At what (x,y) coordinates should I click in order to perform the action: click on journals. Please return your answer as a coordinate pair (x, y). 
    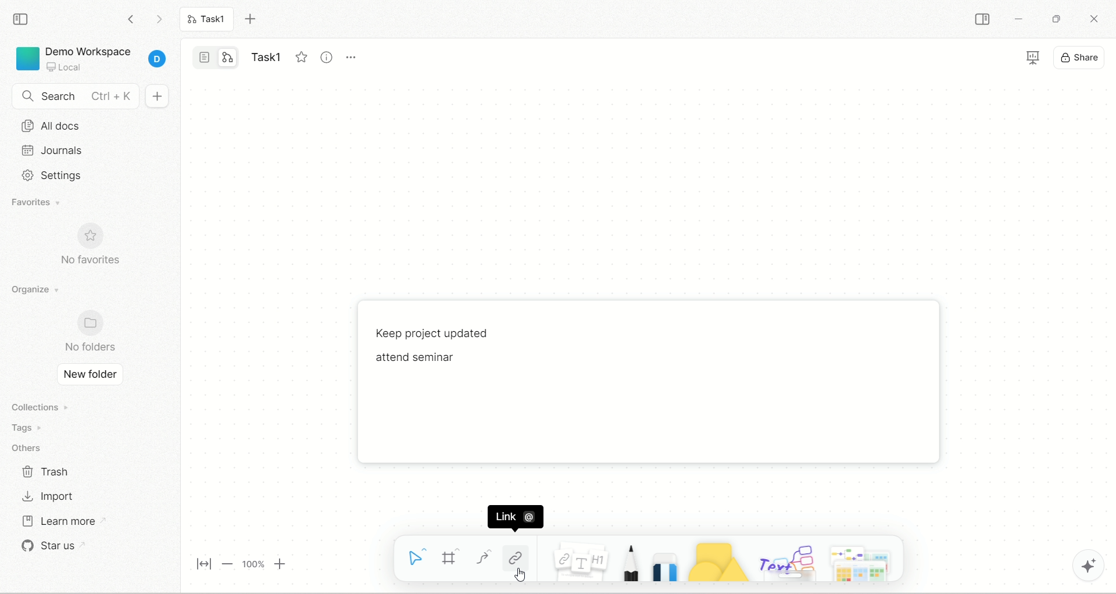
    Looking at the image, I should click on (83, 151).